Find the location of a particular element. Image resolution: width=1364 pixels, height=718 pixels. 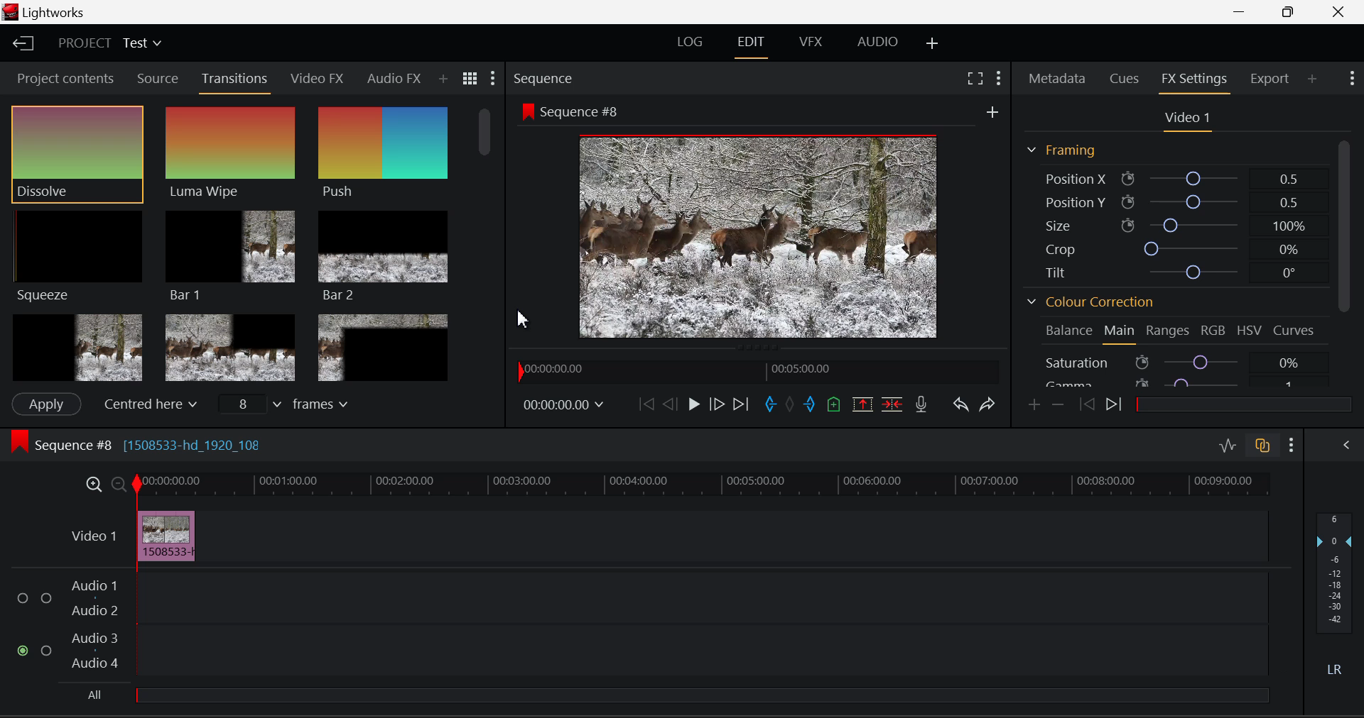

Saturation is located at coordinates (1175, 362).